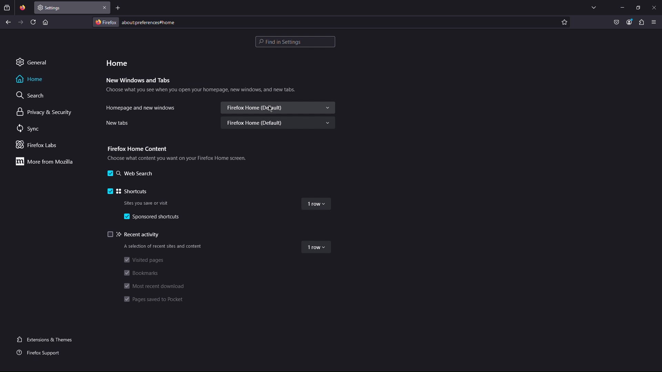 Image resolution: width=662 pixels, height=372 pixels. I want to click on Choose what you see when you open your homepage, so click(201, 91).